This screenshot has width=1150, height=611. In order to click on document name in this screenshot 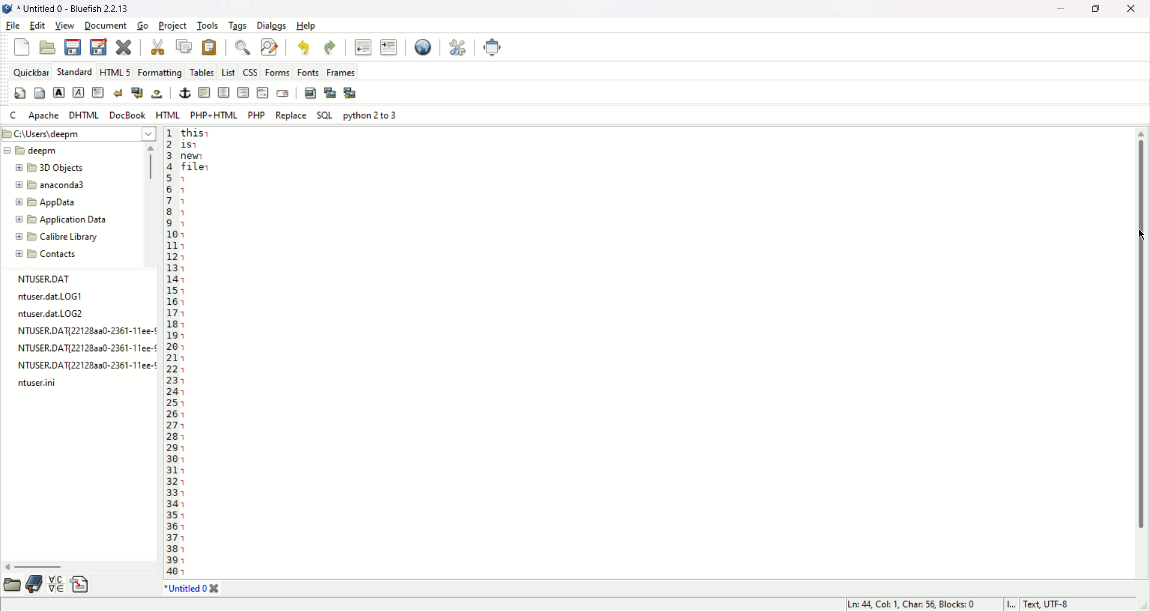, I will do `click(83, 8)`.